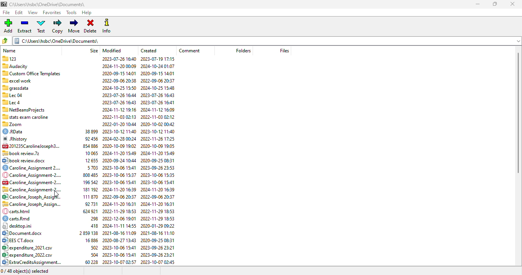 Image resolution: width=522 pixels, height=275 pixels. Describe the element at coordinates (88, 73) in the screenshot. I see `‘3 Custom Office Templates 2020-09-15 14:01 2020-09-15 14:01` at that location.